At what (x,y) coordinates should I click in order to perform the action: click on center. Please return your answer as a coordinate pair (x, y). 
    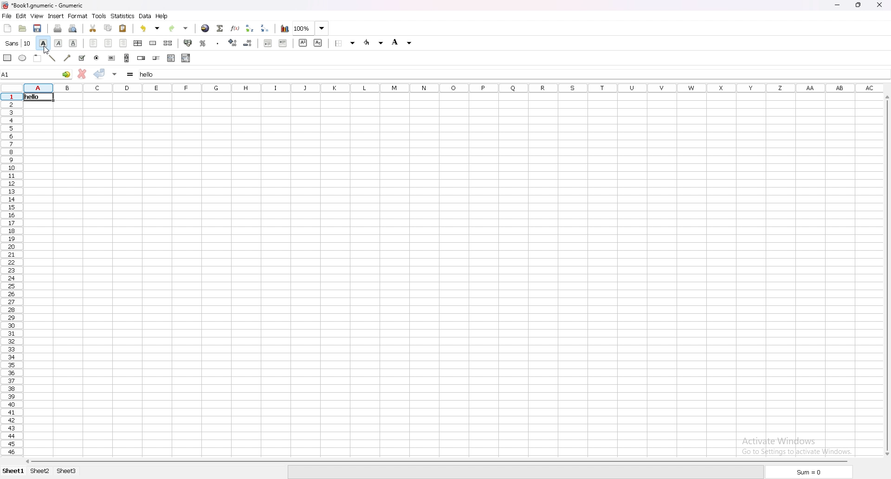
    Looking at the image, I should click on (109, 43).